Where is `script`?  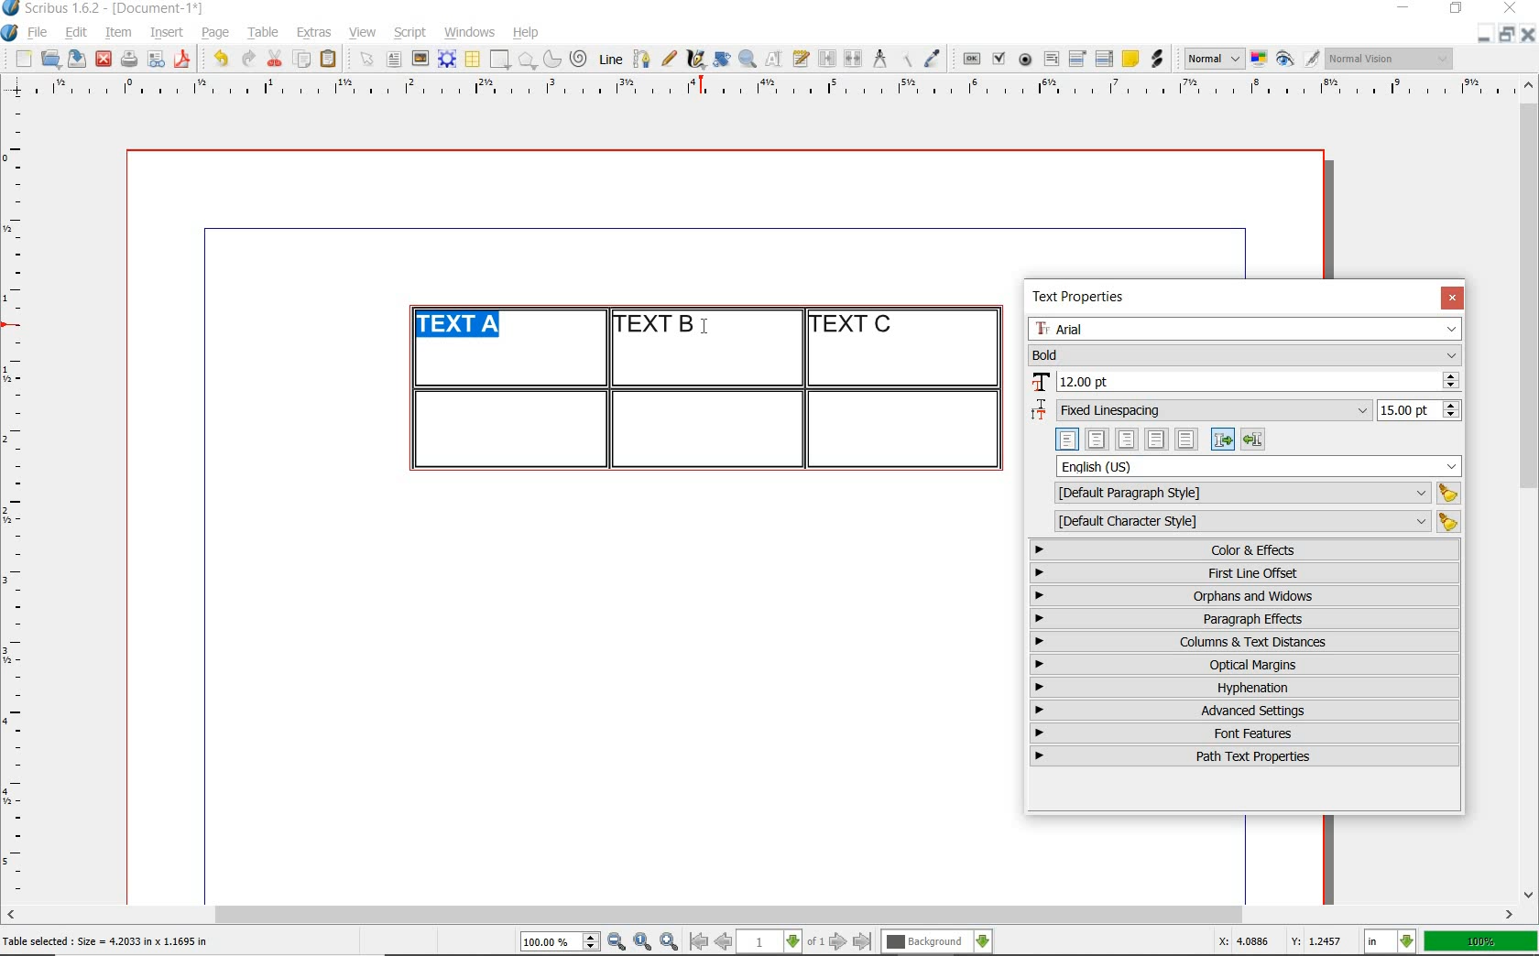 script is located at coordinates (409, 32).